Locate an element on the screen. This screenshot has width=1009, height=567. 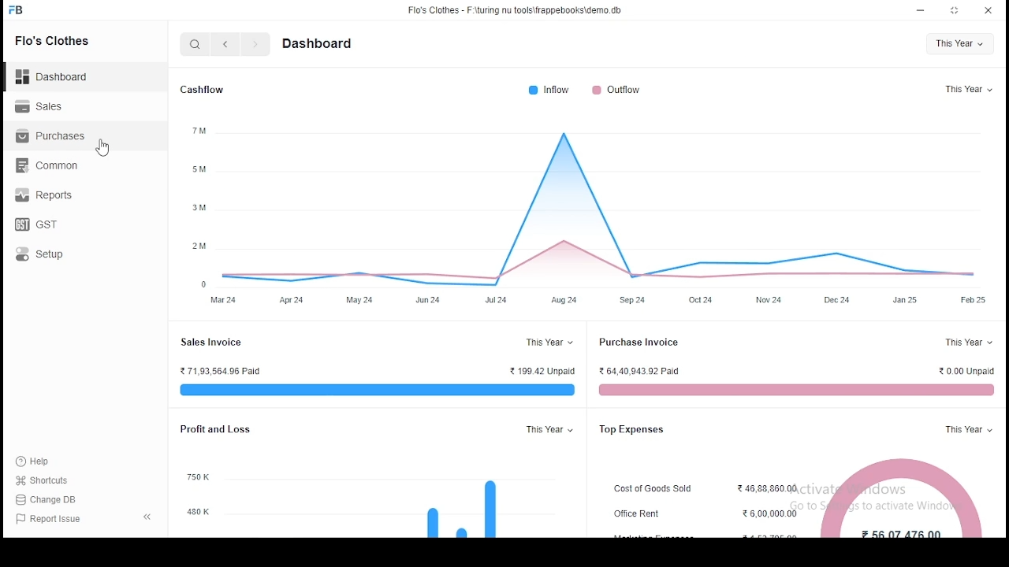
this year is located at coordinates (550, 342).